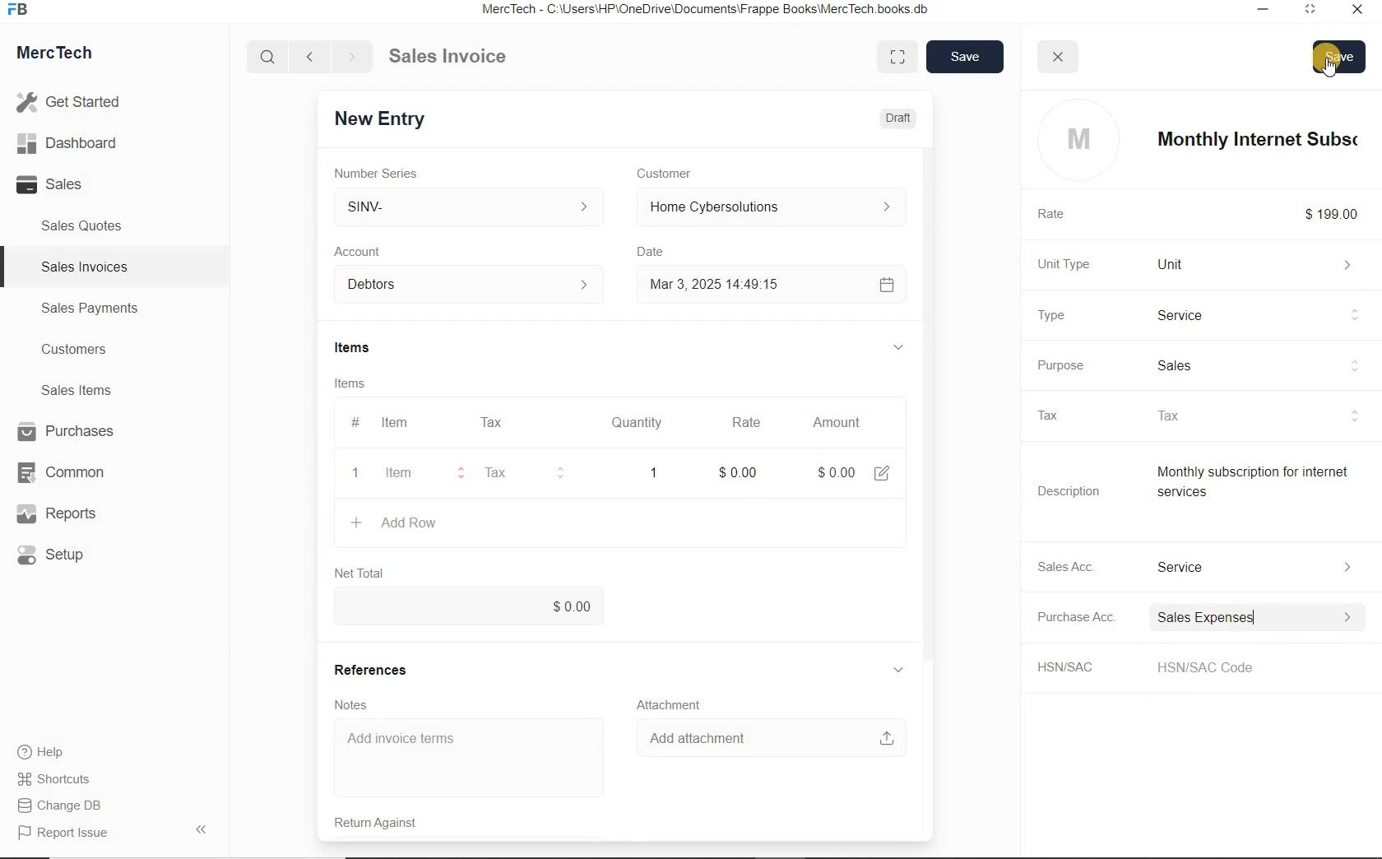 Image resolution: width=1382 pixels, height=859 pixels. Describe the element at coordinates (1333, 68) in the screenshot. I see `cursor` at that location.